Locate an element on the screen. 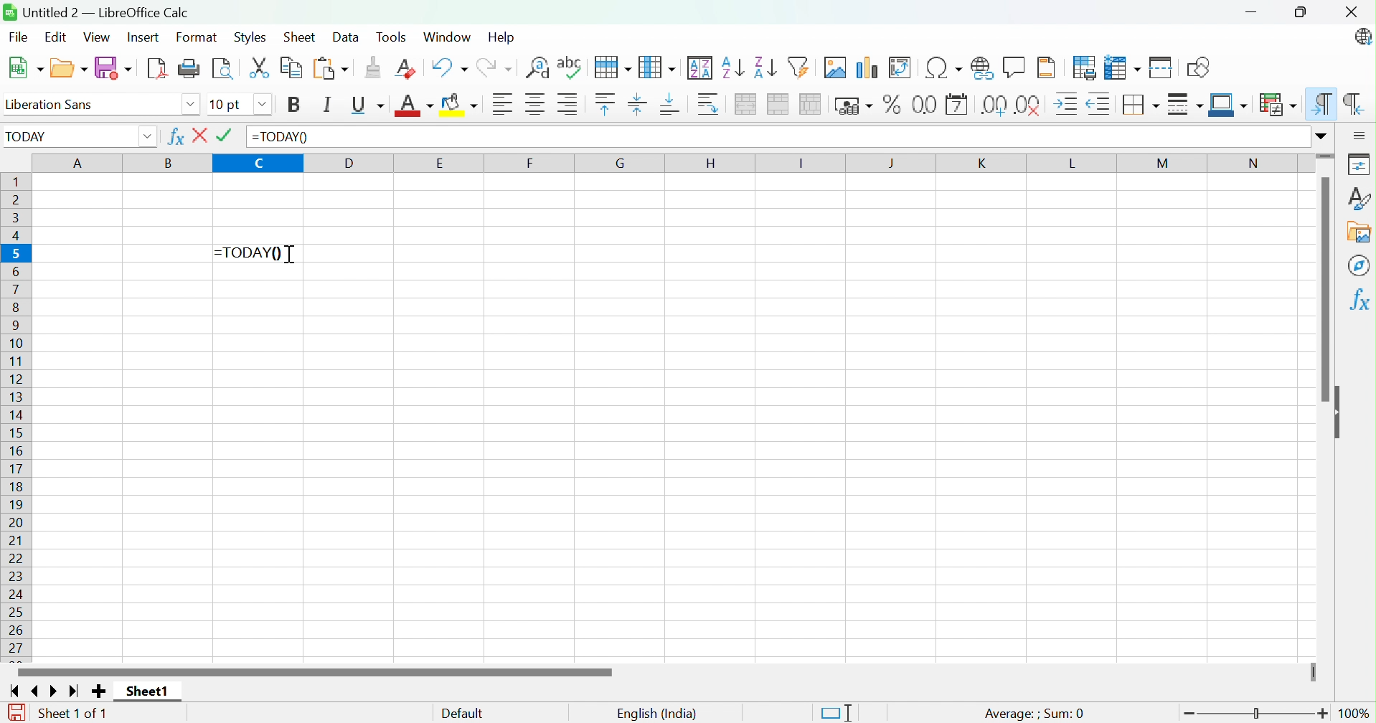 This screenshot has width=1376, height=723. Data is located at coordinates (346, 37).